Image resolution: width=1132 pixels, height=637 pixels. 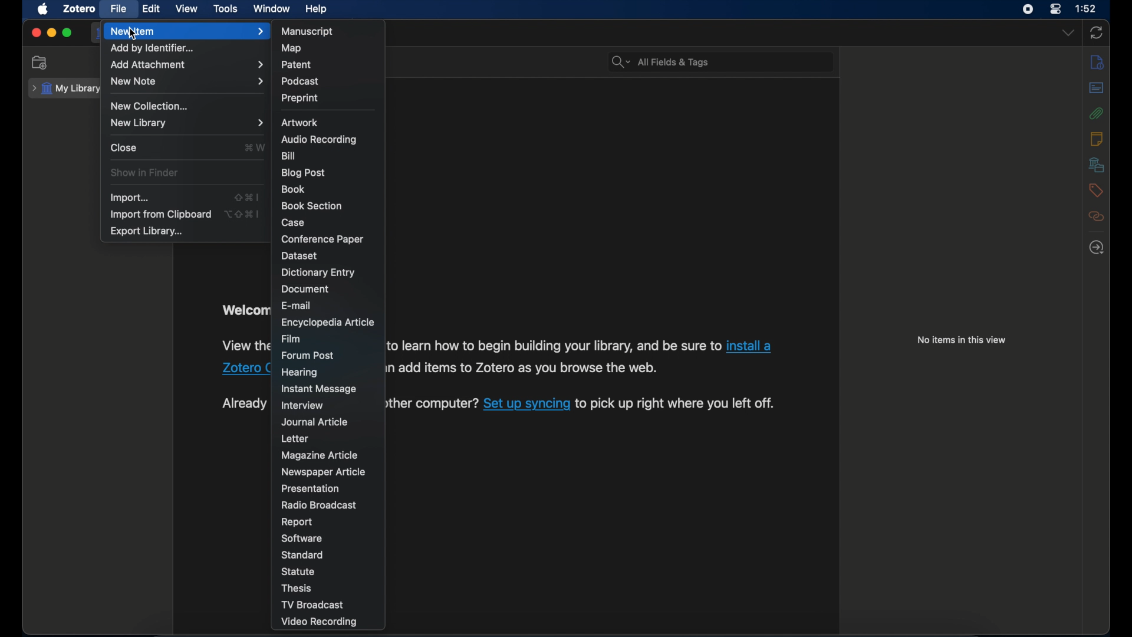 What do you see at coordinates (308, 356) in the screenshot?
I see `forum post` at bounding box center [308, 356].